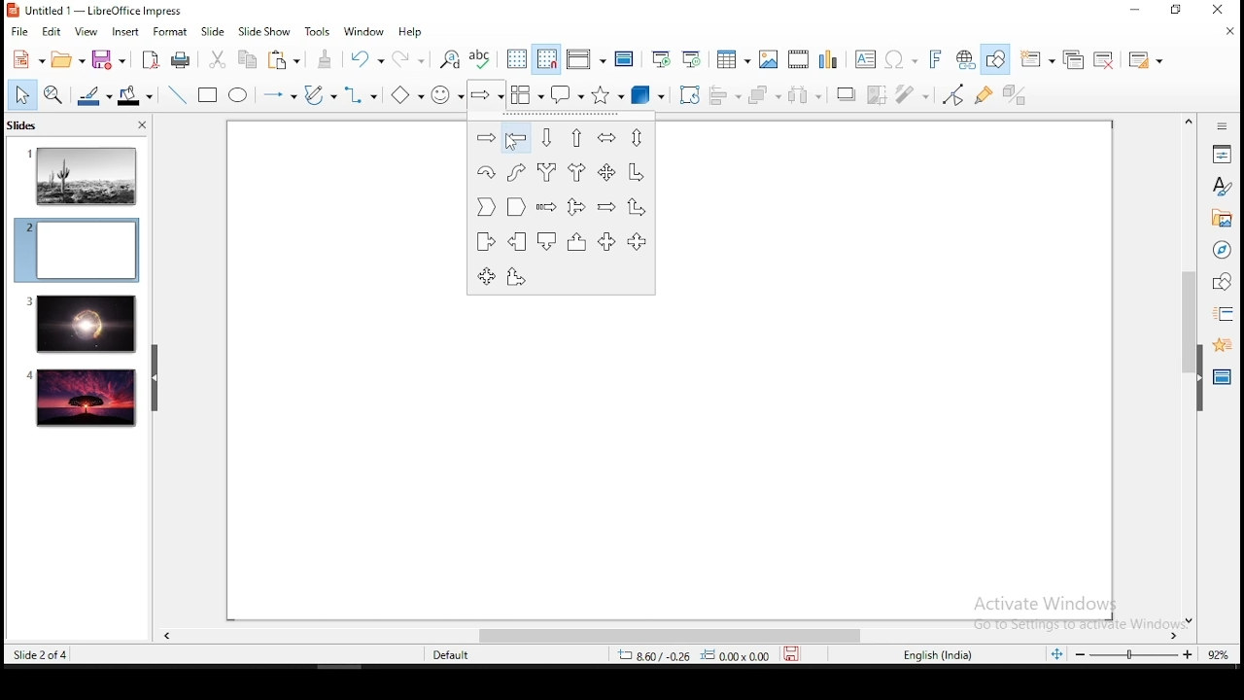 The height and width of the screenshot is (700, 1244). What do you see at coordinates (605, 137) in the screenshot?
I see `left right arrow` at bounding box center [605, 137].